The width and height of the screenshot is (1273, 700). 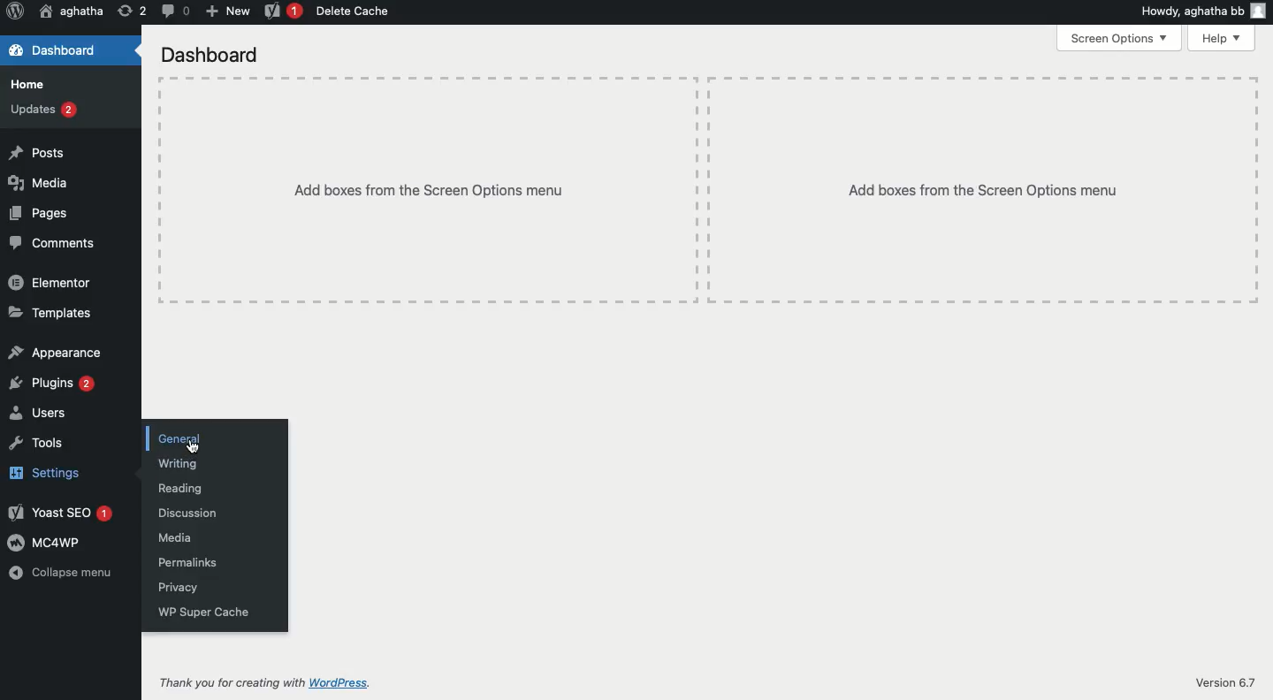 I want to click on Delete cache, so click(x=350, y=11).